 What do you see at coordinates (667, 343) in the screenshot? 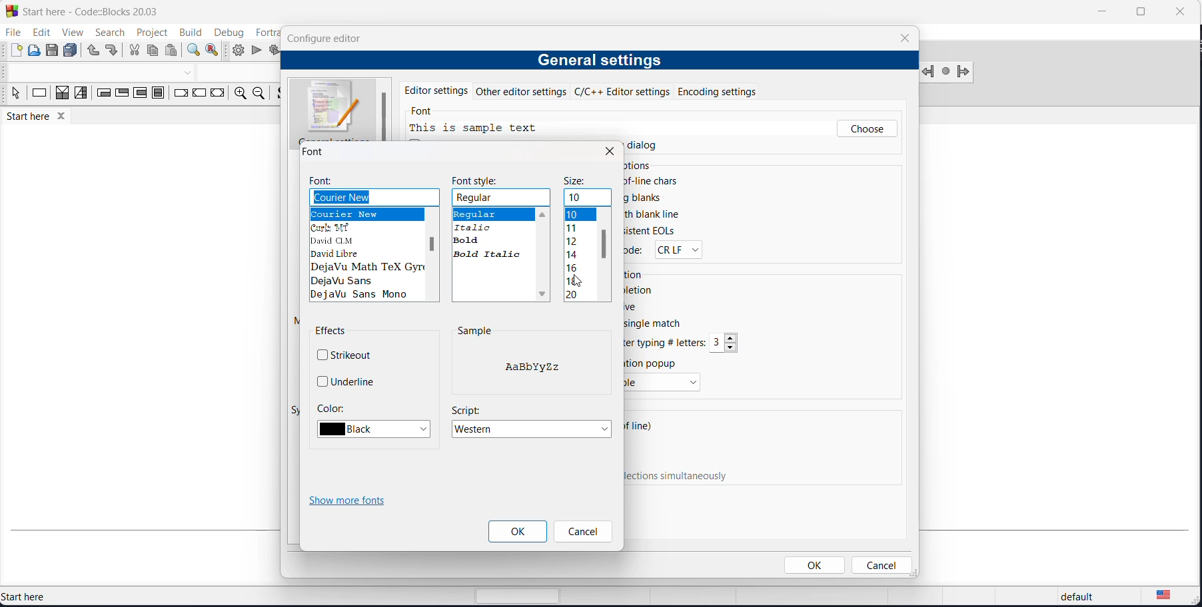
I see `Typing letters` at bounding box center [667, 343].